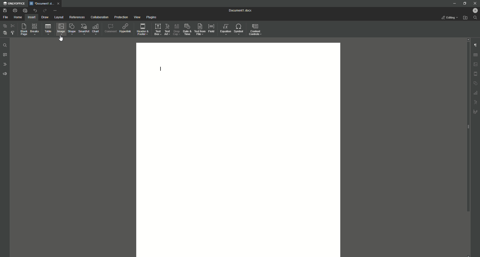 The width and height of the screenshot is (480, 257). What do you see at coordinates (84, 29) in the screenshot?
I see `SmartArt` at bounding box center [84, 29].